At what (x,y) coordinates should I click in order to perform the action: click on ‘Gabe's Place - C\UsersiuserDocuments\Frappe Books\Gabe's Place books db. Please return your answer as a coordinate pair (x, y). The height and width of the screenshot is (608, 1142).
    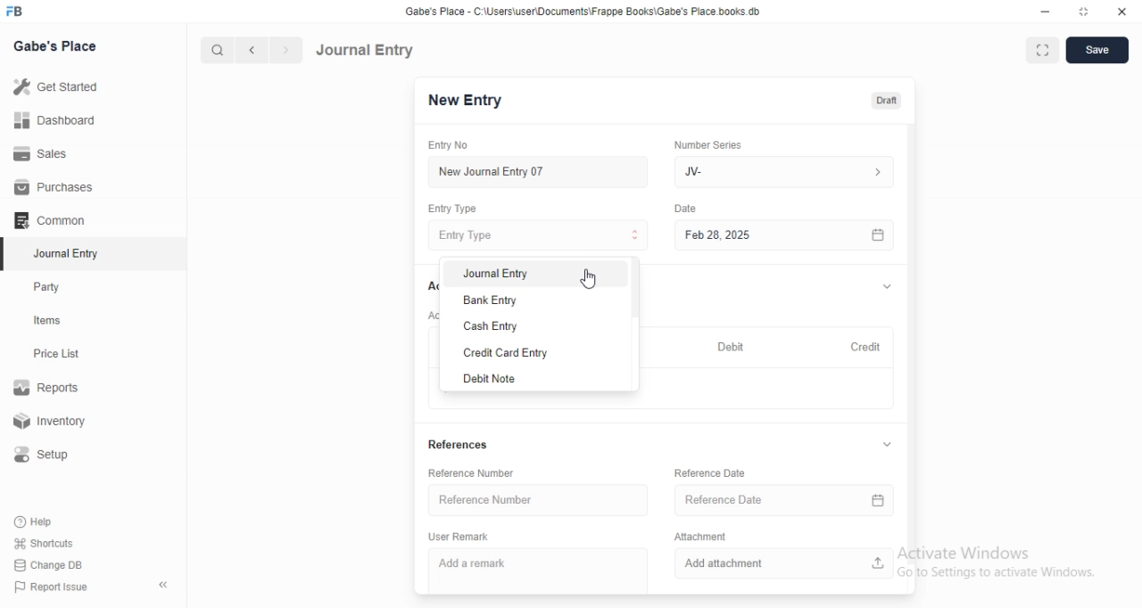
    Looking at the image, I should click on (583, 11).